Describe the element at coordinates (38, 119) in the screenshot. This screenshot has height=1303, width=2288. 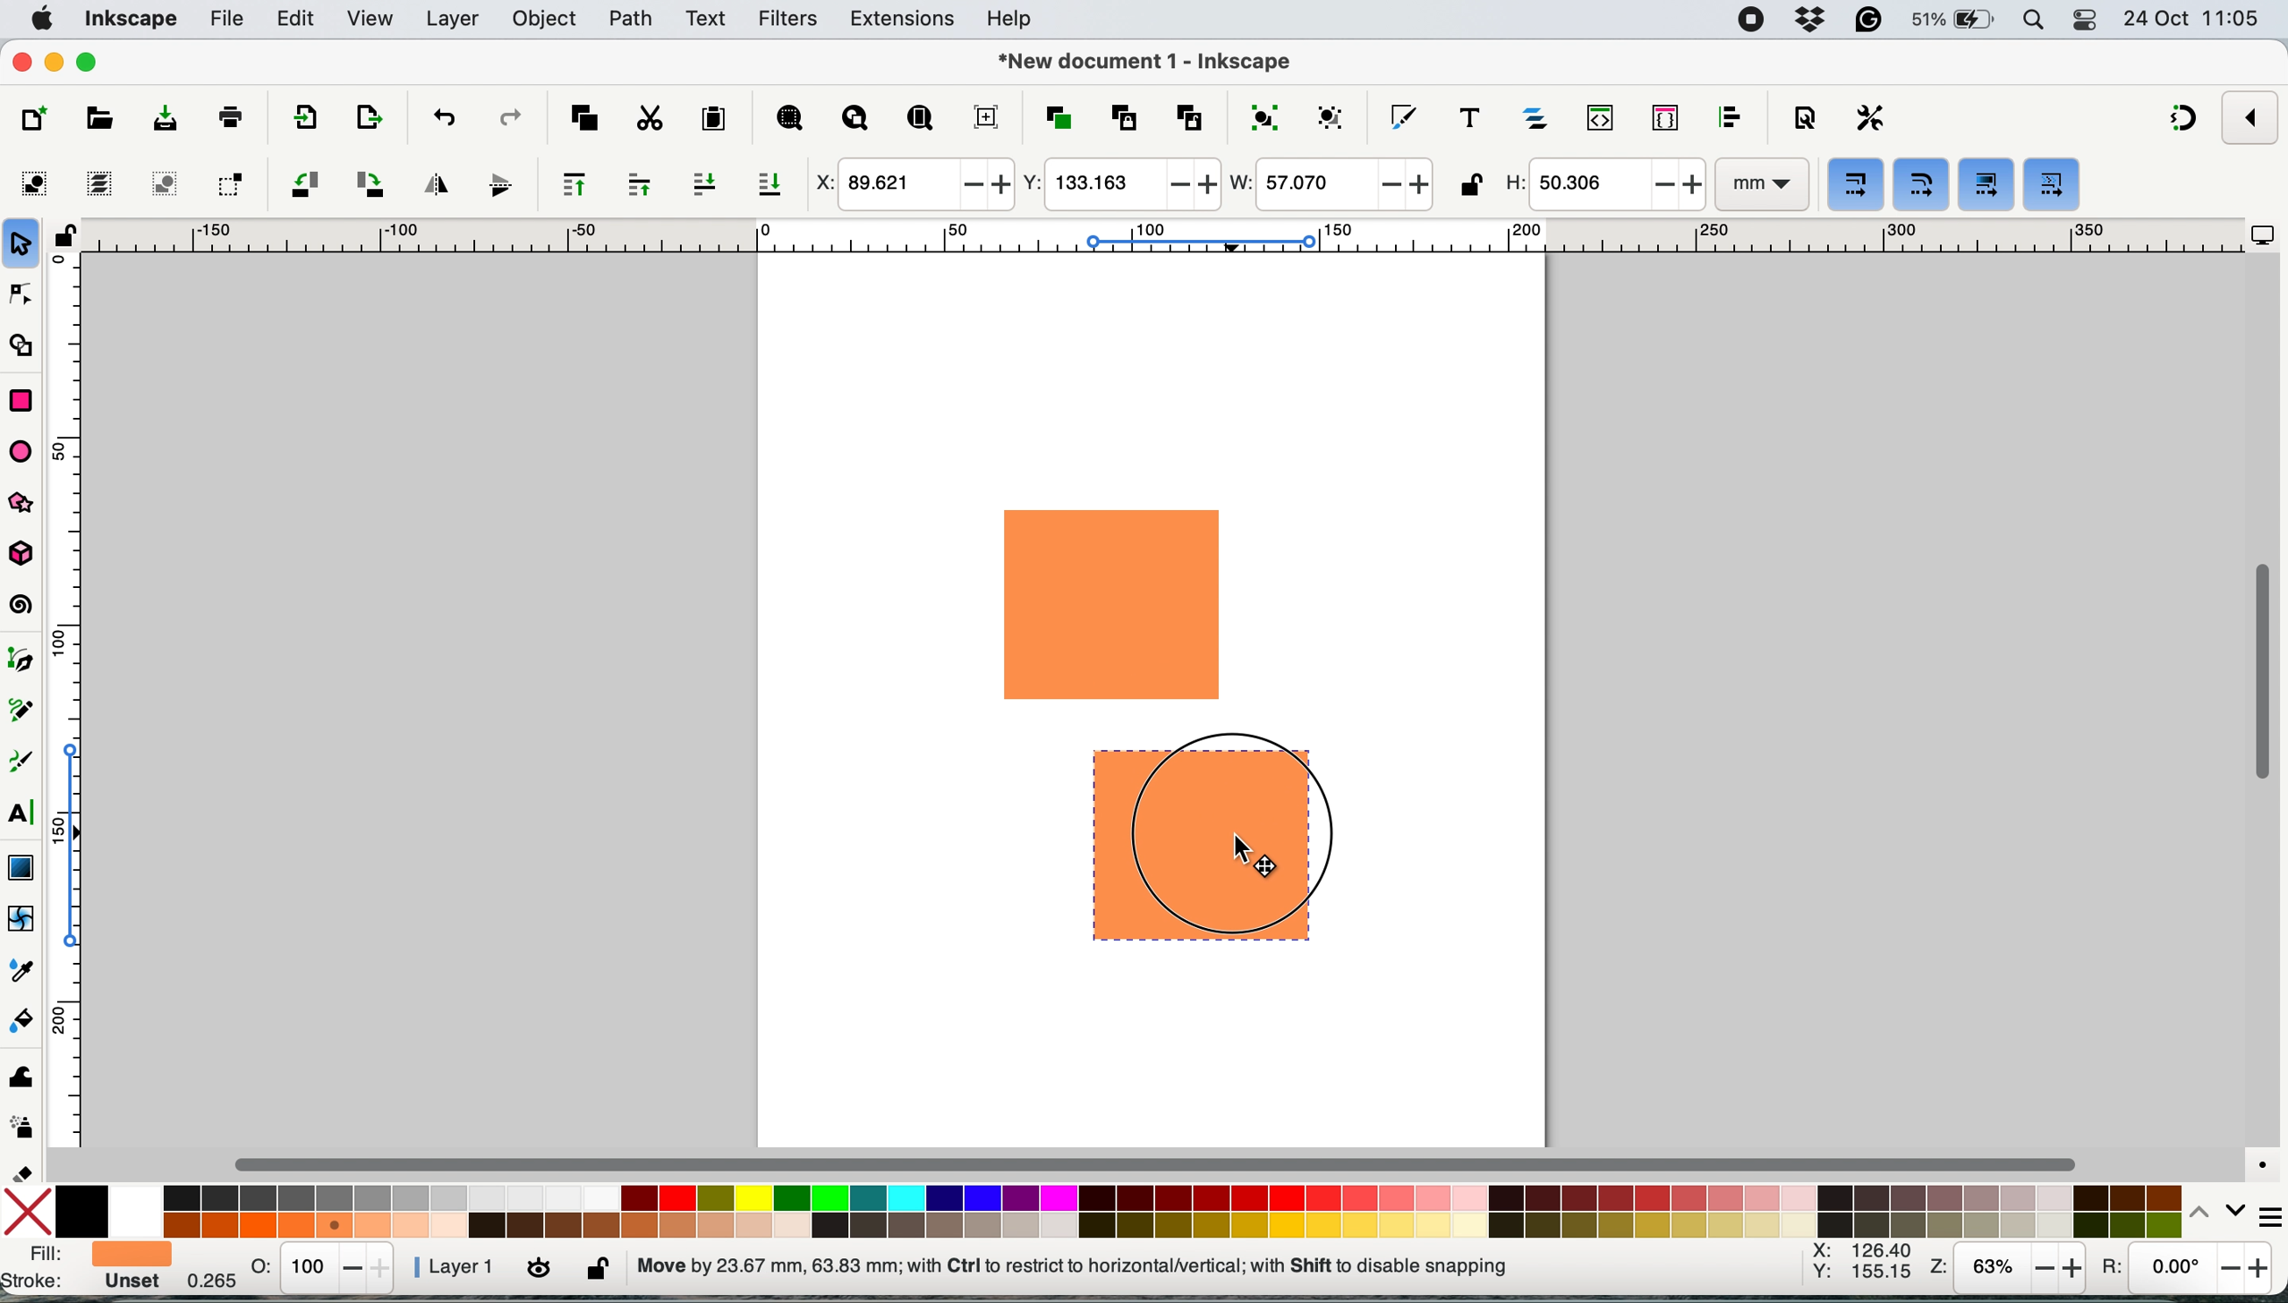
I see `new` at that location.